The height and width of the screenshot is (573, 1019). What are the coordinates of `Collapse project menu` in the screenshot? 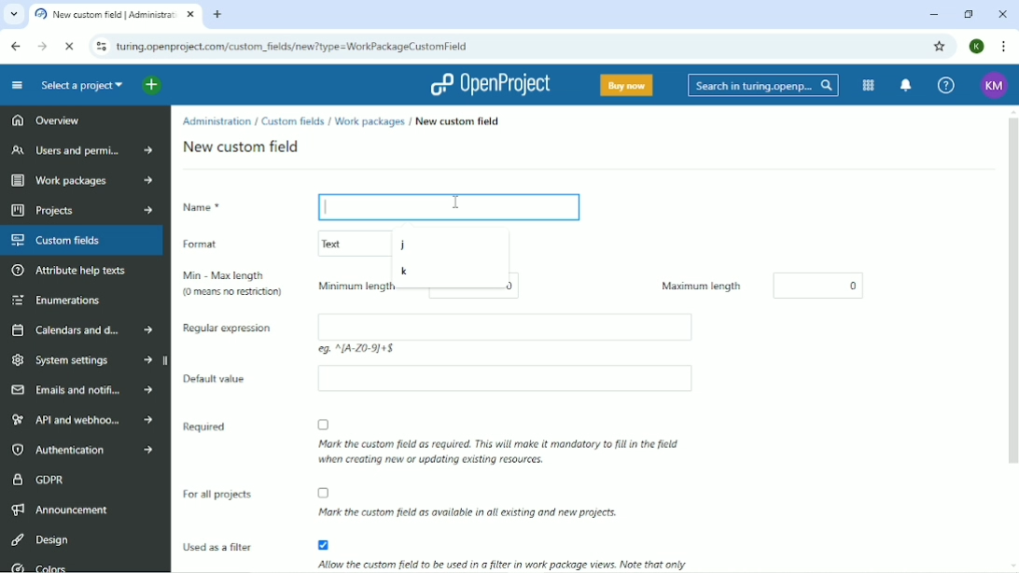 It's located at (17, 85).